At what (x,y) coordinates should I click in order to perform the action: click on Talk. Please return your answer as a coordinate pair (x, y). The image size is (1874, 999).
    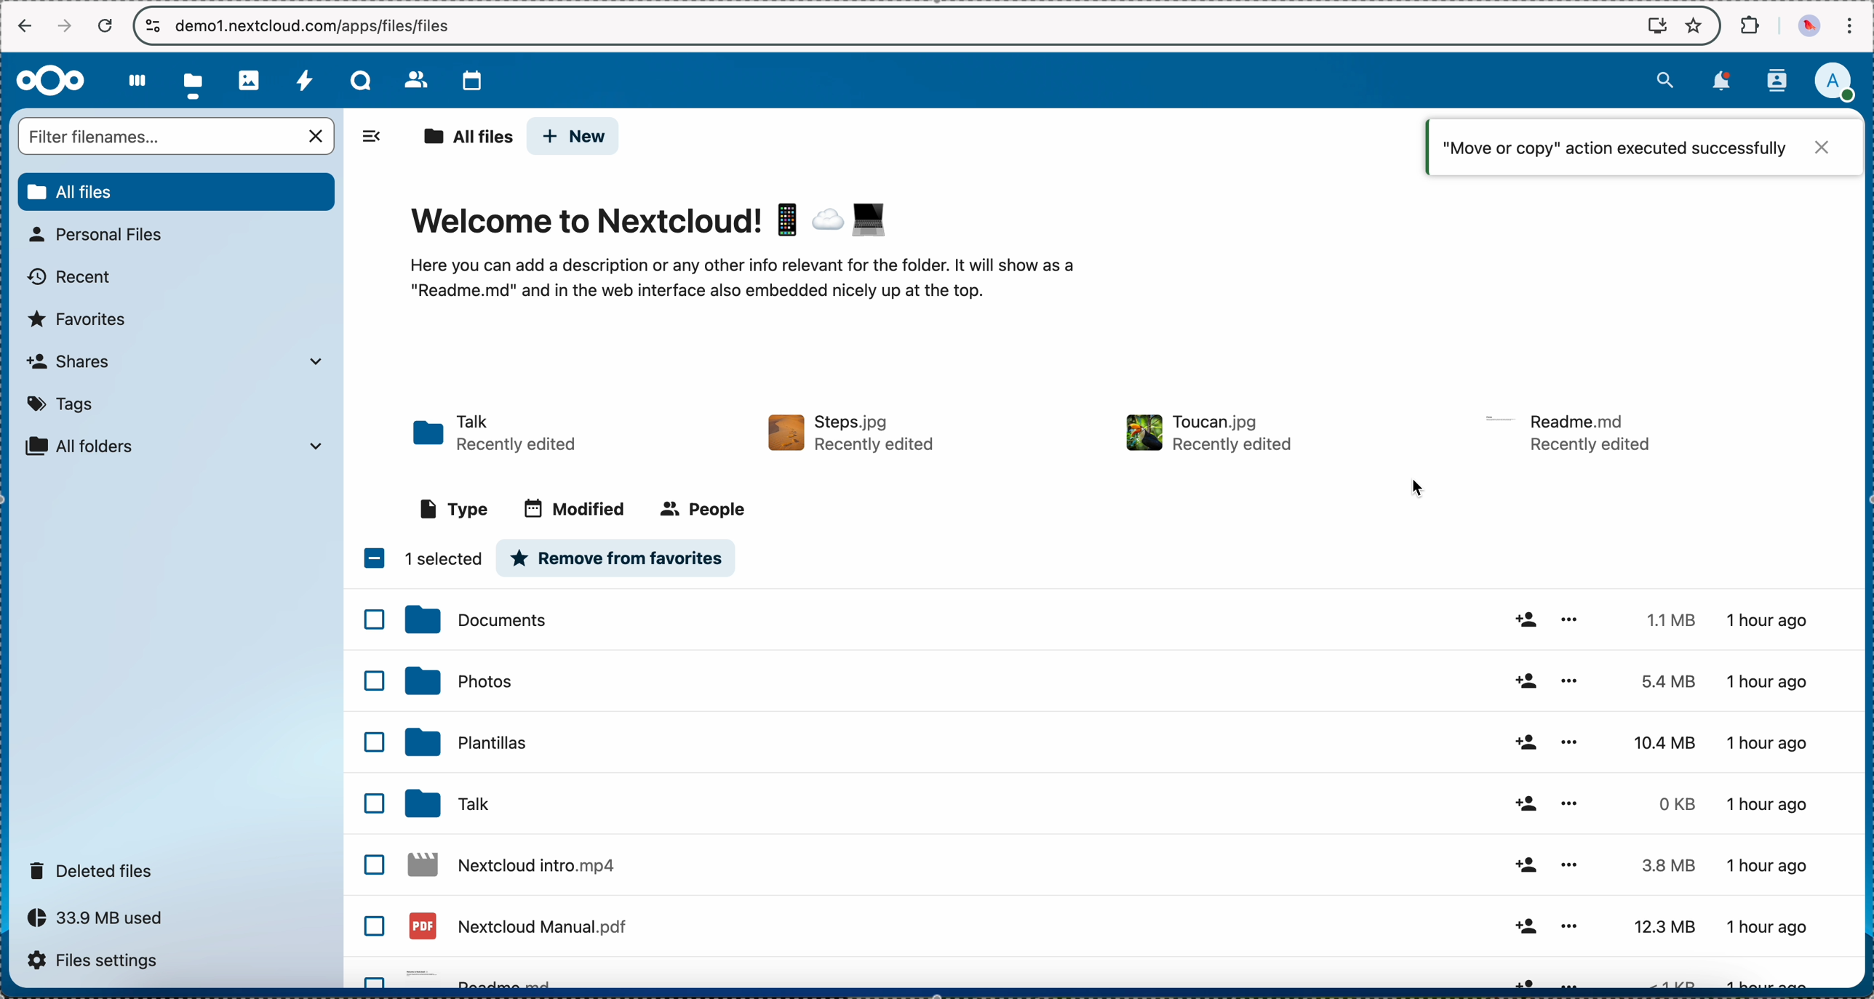
    Looking at the image, I should click on (495, 435).